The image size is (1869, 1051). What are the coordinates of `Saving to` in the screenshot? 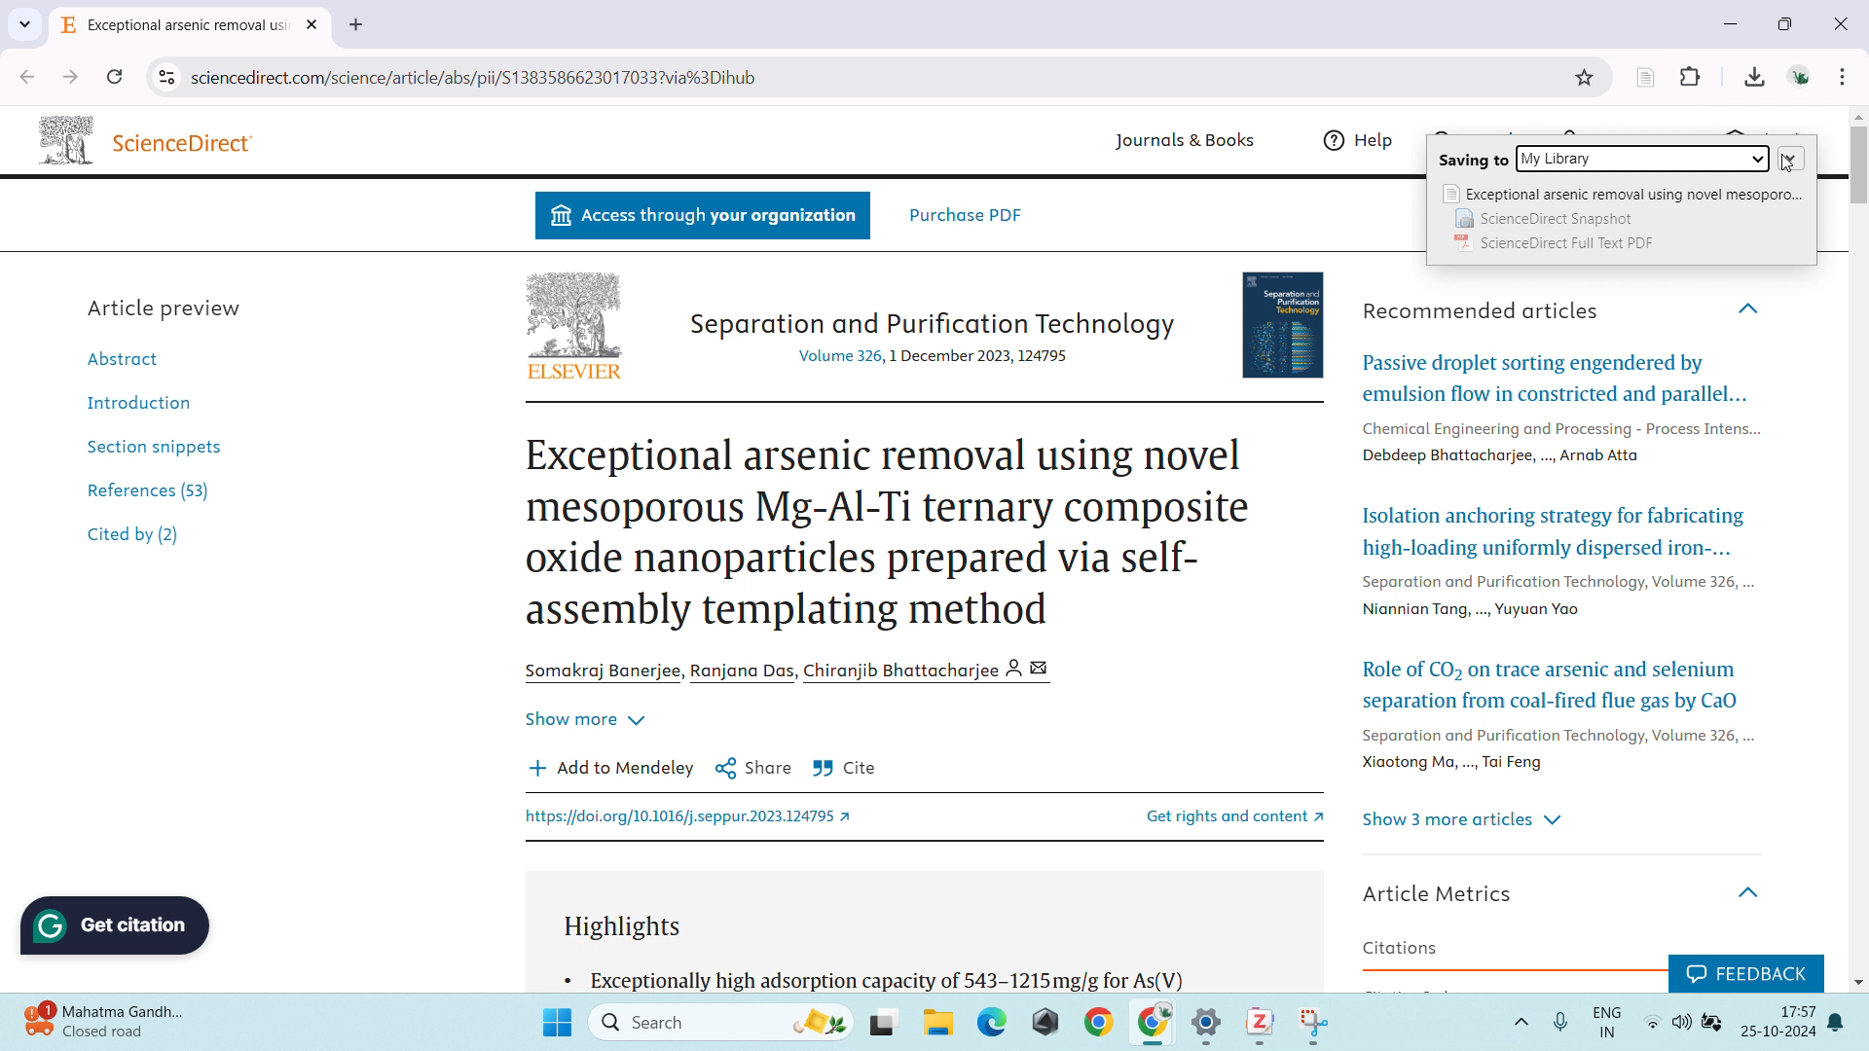 It's located at (1473, 162).